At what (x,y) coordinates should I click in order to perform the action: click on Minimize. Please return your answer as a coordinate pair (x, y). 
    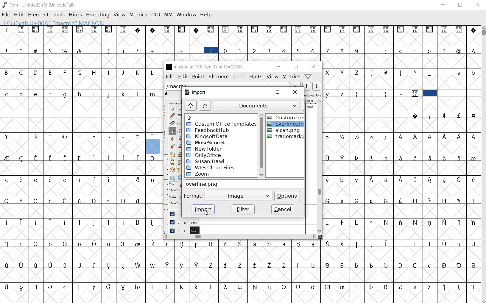
    Looking at the image, I should click on (443, 5).